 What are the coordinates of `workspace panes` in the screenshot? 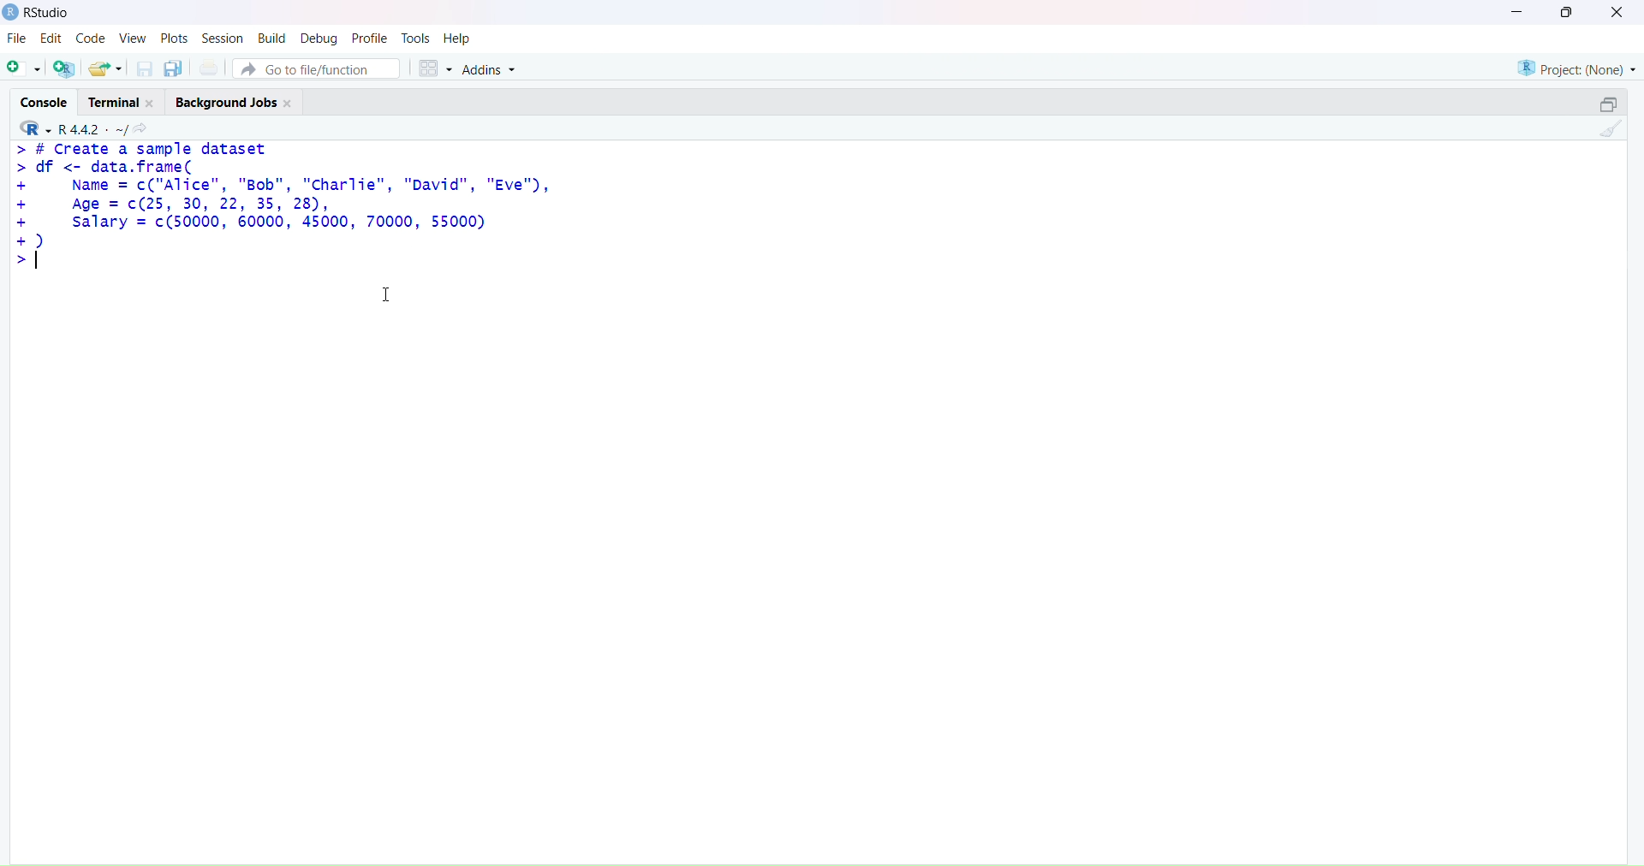 It's located at (434, 69).